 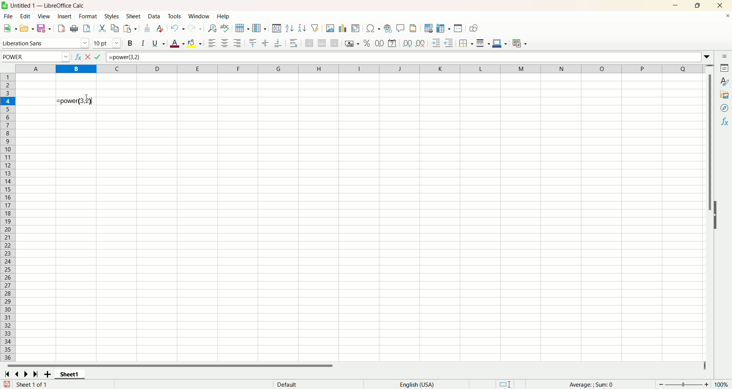 What do you see at coordinates (116, 28) in the screenshot?
I see `copy` at bounding box center [116, 28].